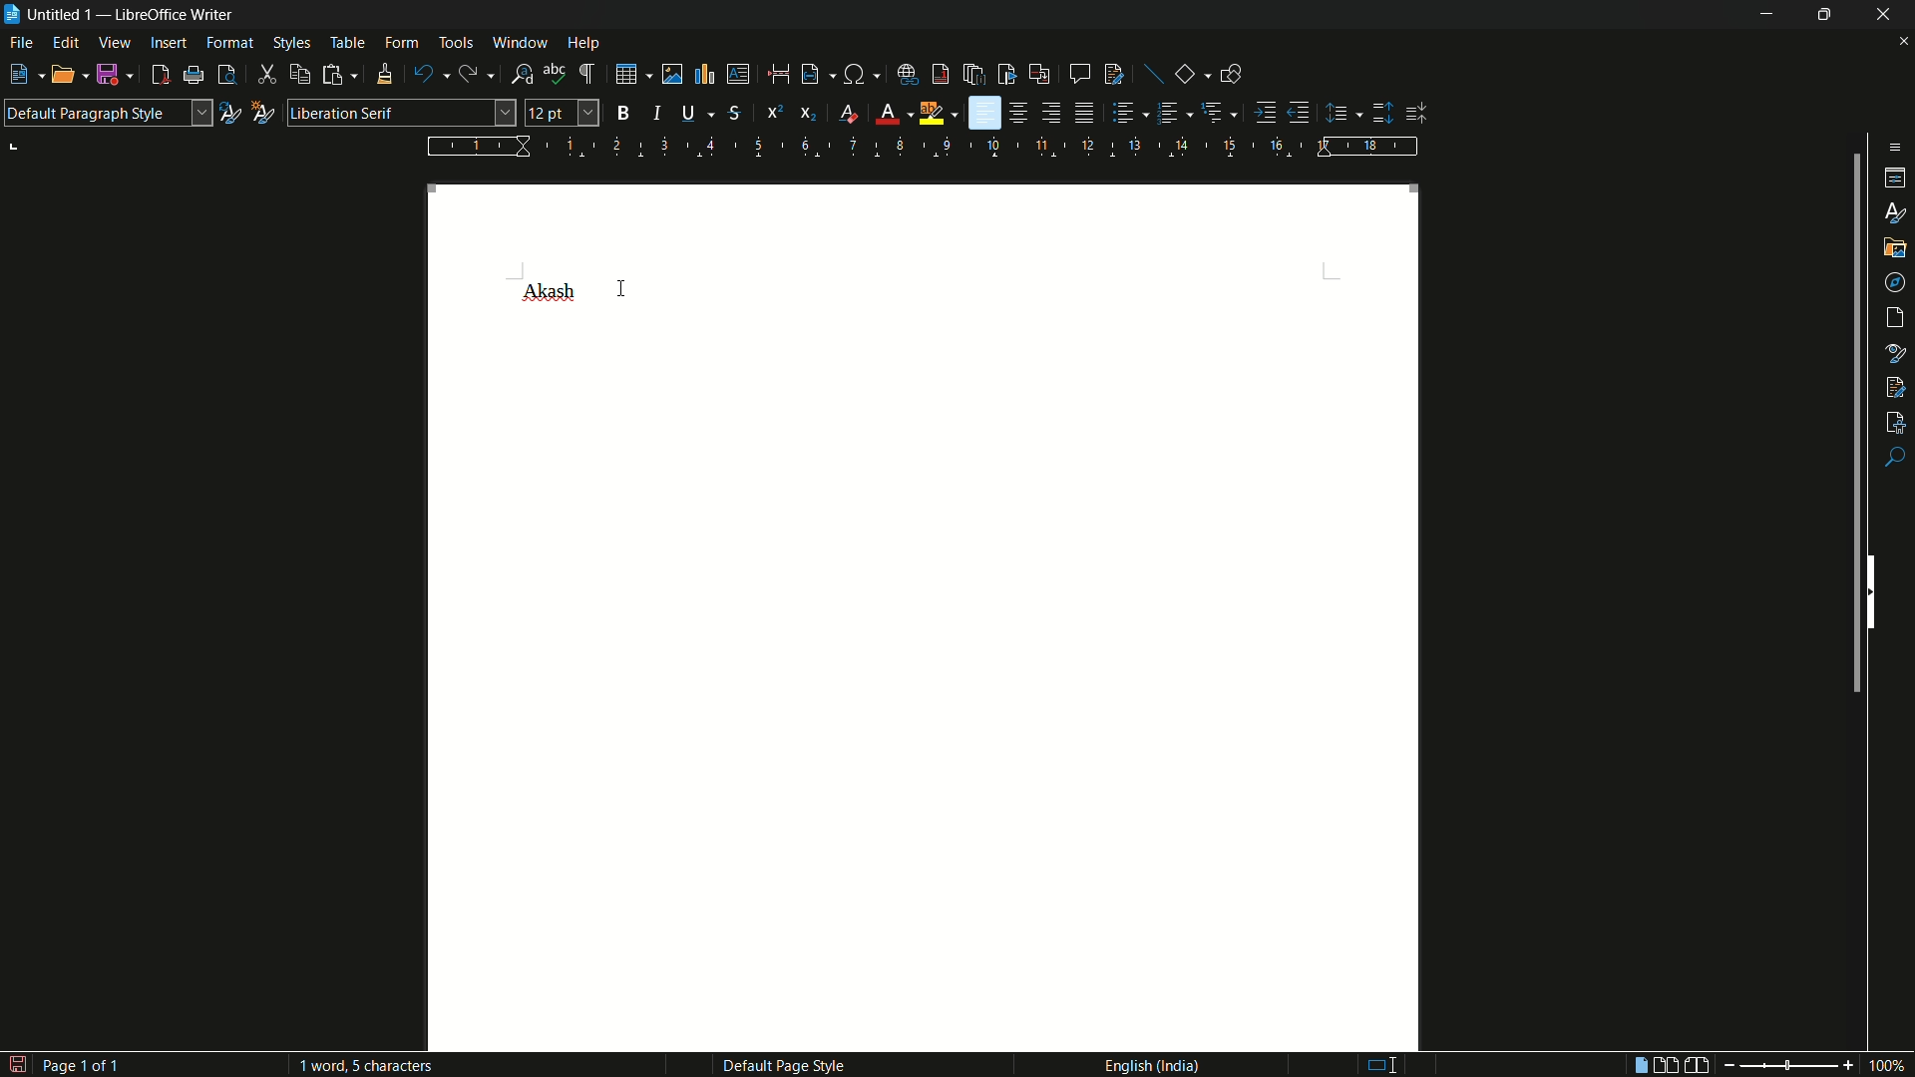 This screenshot has width=1915, height=1077. Describe the element at coordinates (624, 113) in the screenshot. I see `bold` at that location.